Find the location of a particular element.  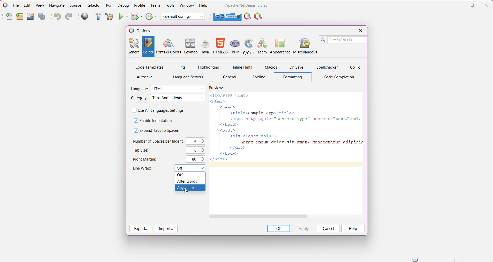

cursor is located at coordinates (186, 192).